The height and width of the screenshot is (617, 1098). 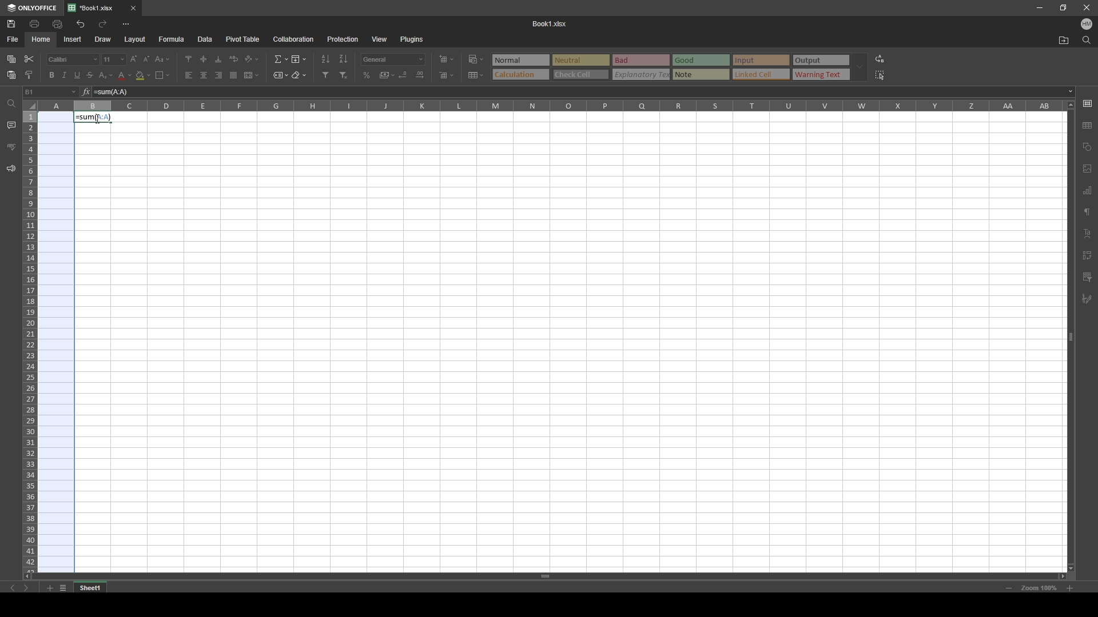 What do you see at coordinates (133, 59) in the screenshot?
I see `increment font size` at bounding box center [133, 59].